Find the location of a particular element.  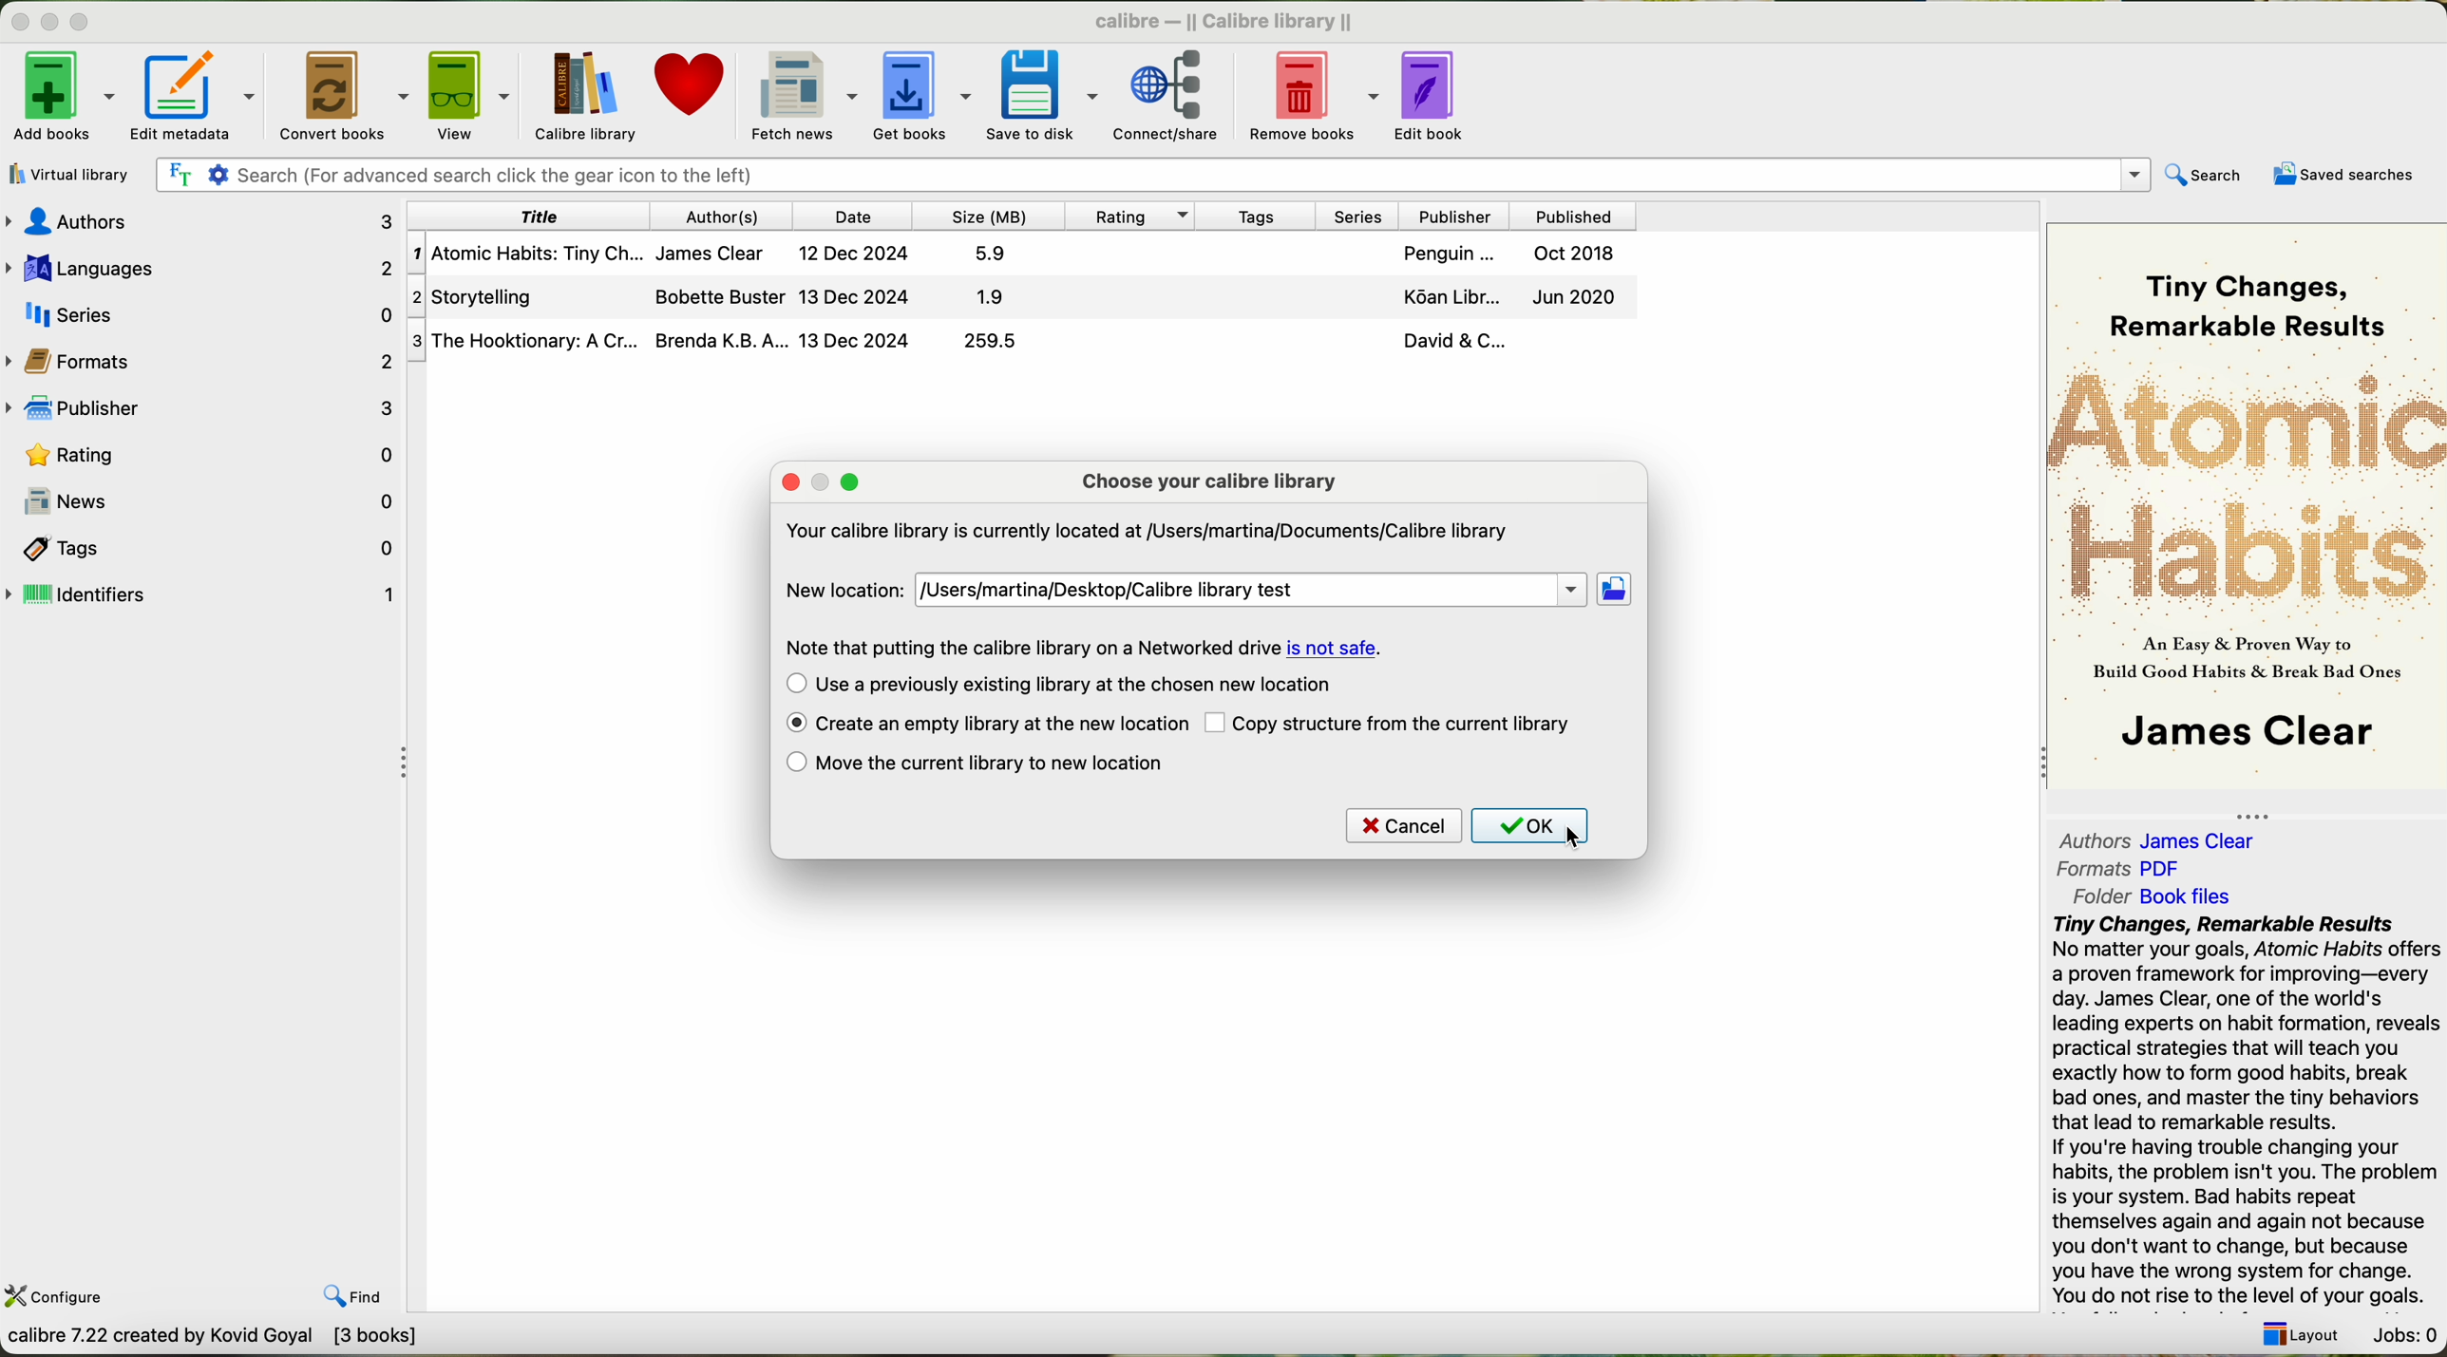

Jobs: 0 is located at coordinates (2402, 1330).